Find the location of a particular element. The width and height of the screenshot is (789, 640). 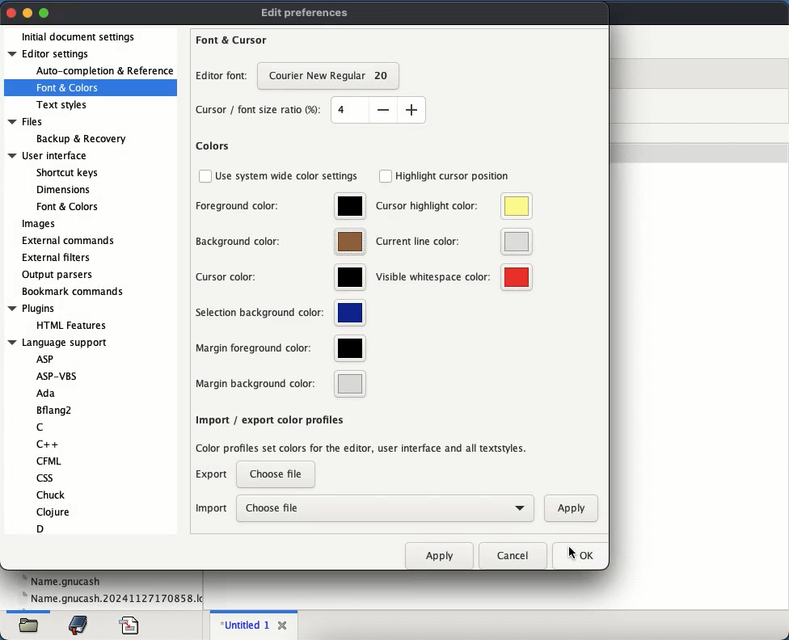

Backup & Recovery is located at coordinates (81, 138).